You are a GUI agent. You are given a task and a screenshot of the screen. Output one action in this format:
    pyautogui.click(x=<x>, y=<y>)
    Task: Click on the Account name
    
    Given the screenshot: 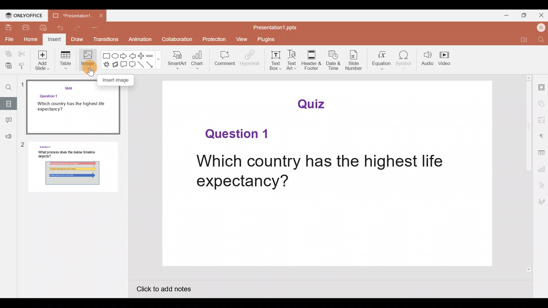 What is the action you would take?
    pyautogui.click(x=540, y=28)
    